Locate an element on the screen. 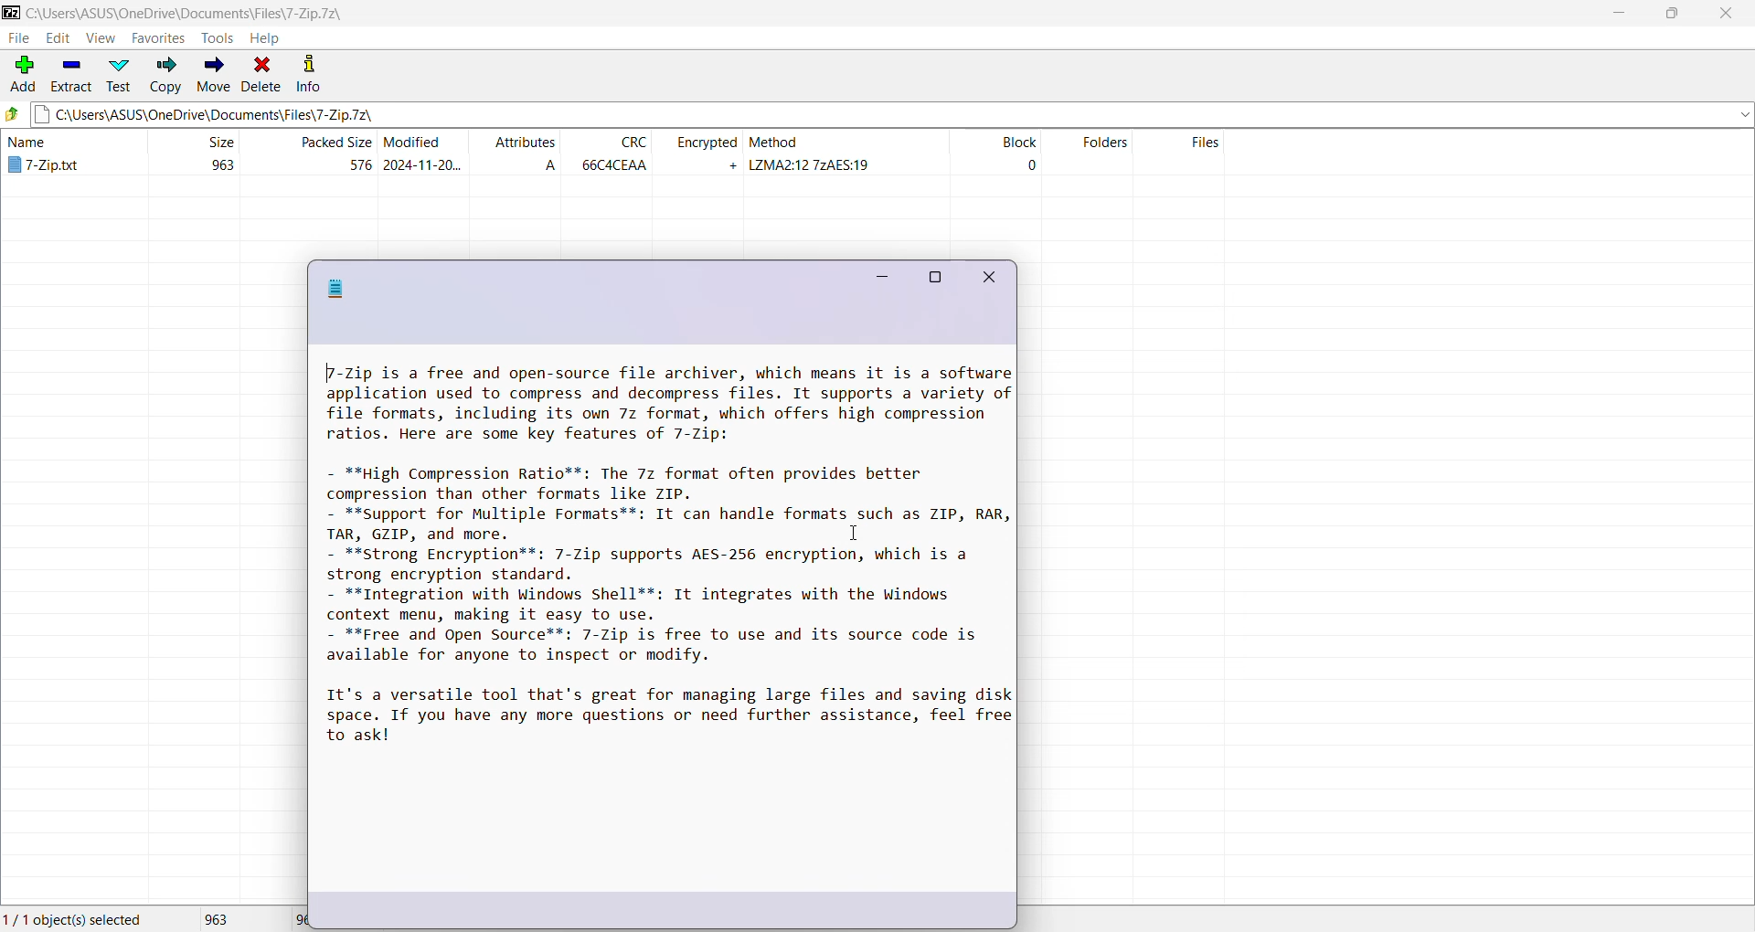 The image size is (1755, 932). Block is located at coordinates (994, 154).